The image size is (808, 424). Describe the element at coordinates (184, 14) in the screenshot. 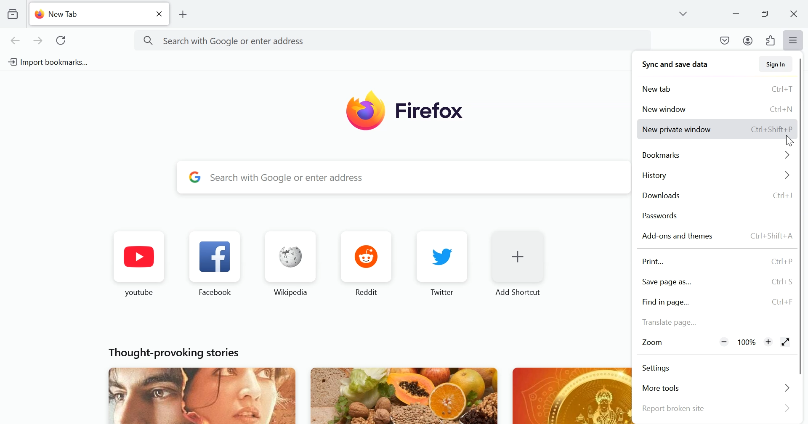

I see `Add New tab` at that location.